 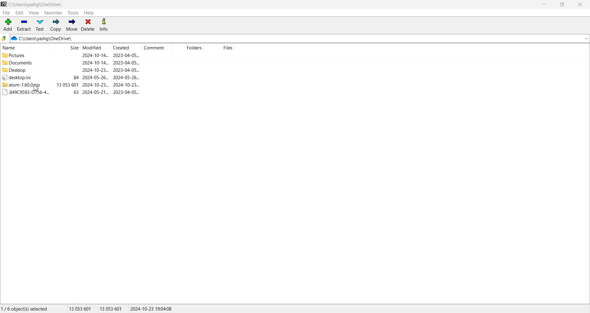 What do you see at coordinates (586, 39) in the screenshot?
I see `Dropdown box for path address` at bounding box center [586, 39].